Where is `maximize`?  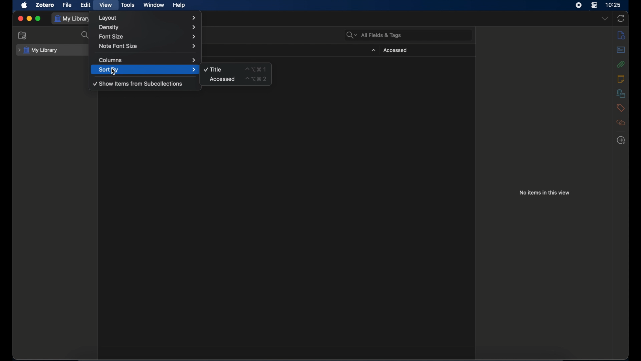
maximize is located at coordinates (38, 19).